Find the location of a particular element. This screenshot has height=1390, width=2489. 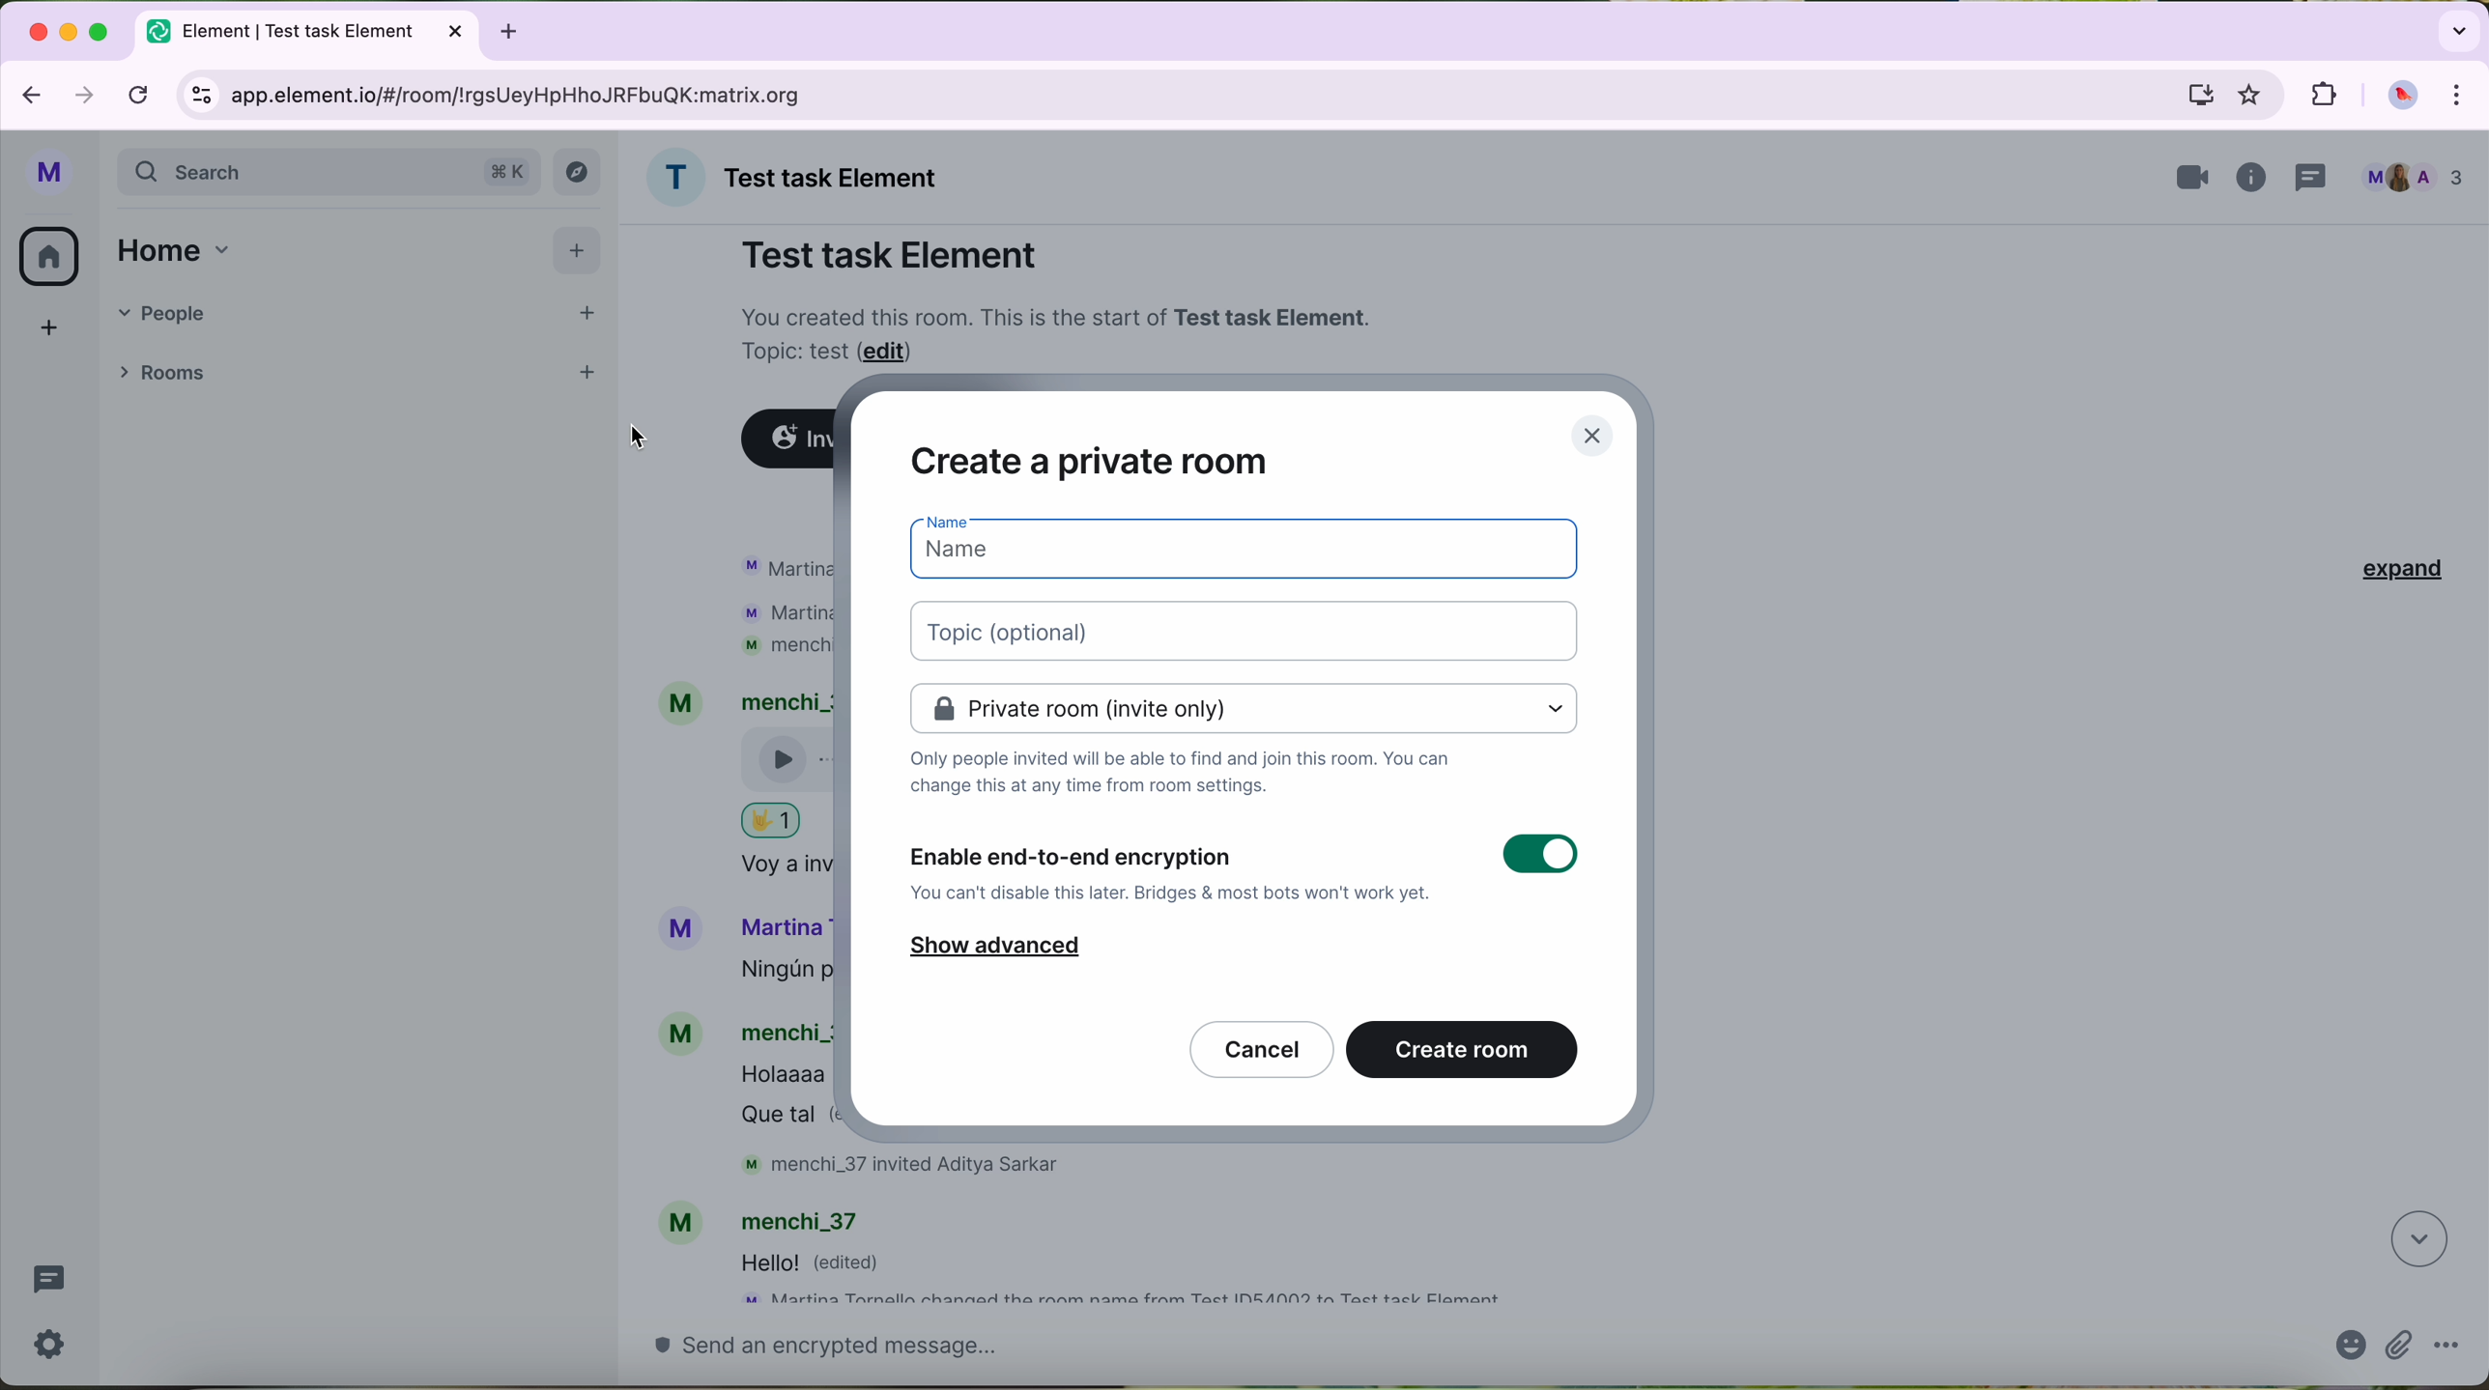

URL is located at coordinates (535, 94).